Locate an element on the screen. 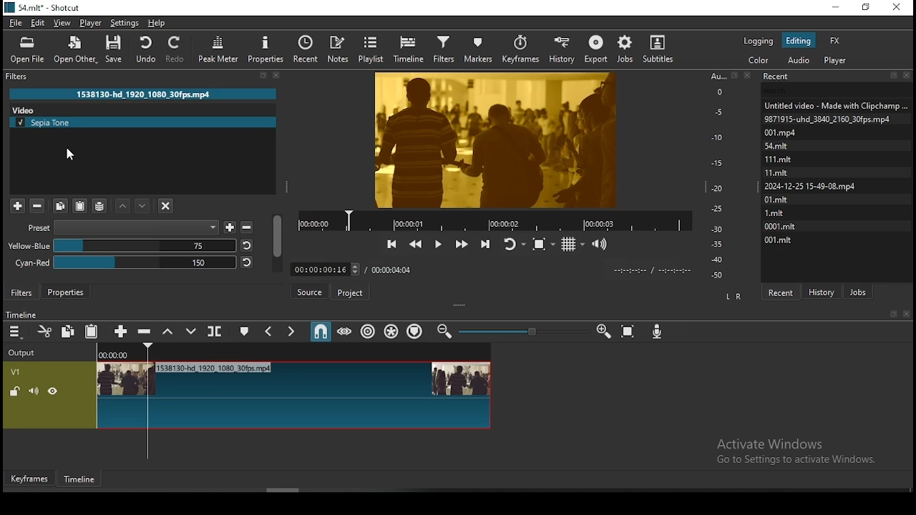 The height and width of the screenshot is (515, 916). timeline is located at coordinates (409, 49).